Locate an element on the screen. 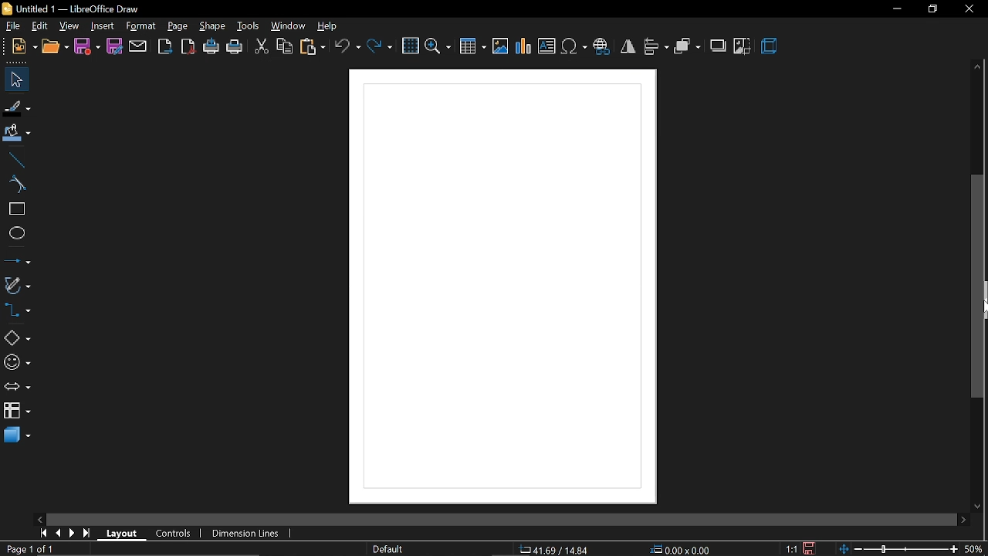  co-ordinate is located at coordinates (554, 550).